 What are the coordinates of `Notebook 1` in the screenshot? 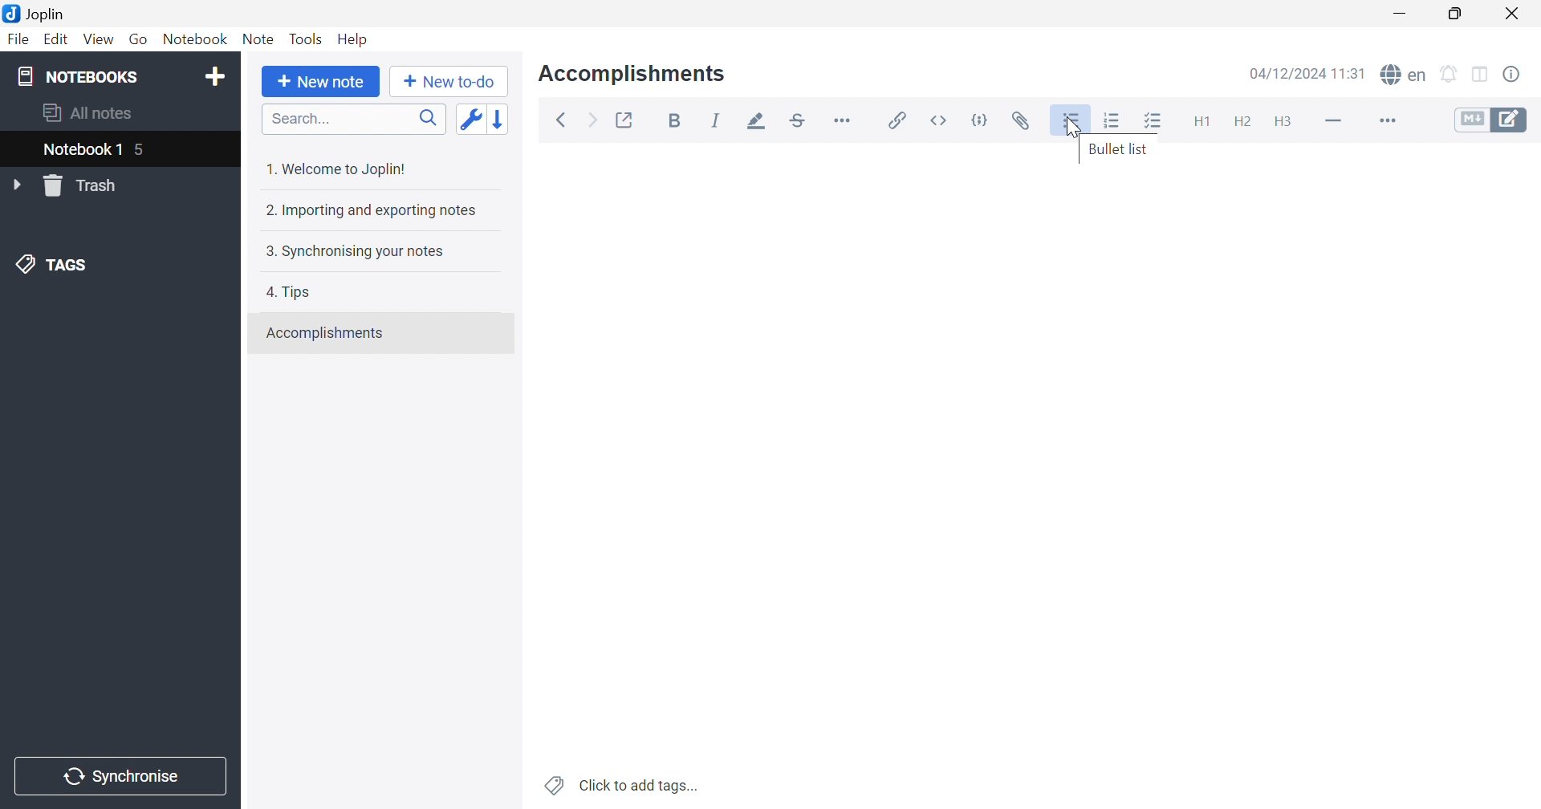 It's located at (81, 150).